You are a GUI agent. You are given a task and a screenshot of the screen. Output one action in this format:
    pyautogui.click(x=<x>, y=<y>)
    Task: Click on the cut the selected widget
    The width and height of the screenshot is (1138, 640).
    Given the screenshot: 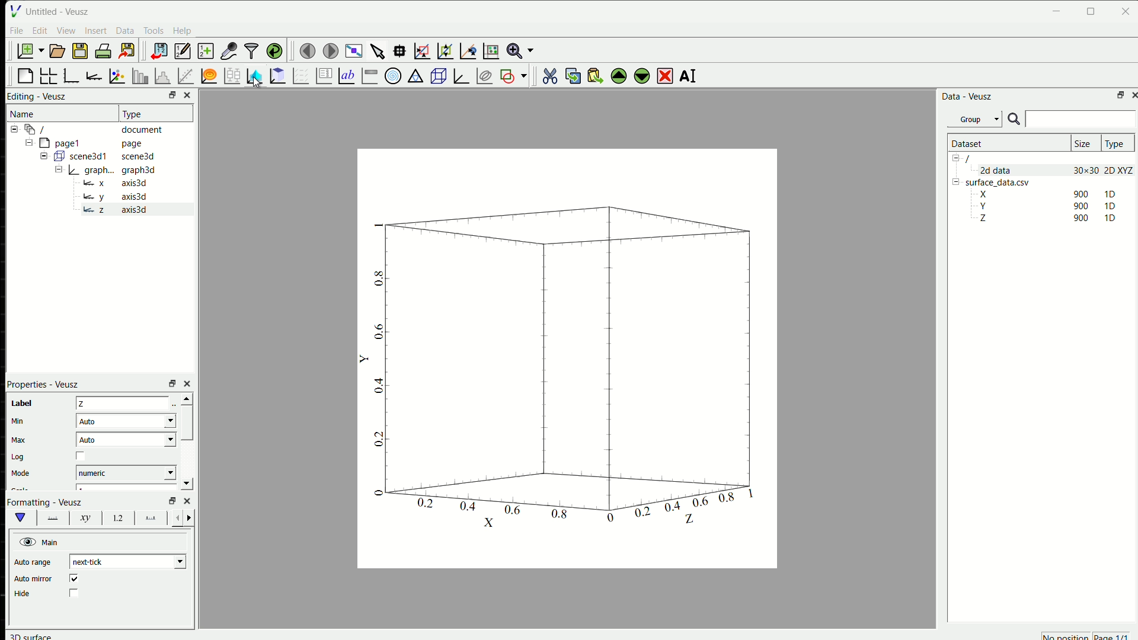 What is the action you would take?
    pyautogui.click(x=551, y=75)
    